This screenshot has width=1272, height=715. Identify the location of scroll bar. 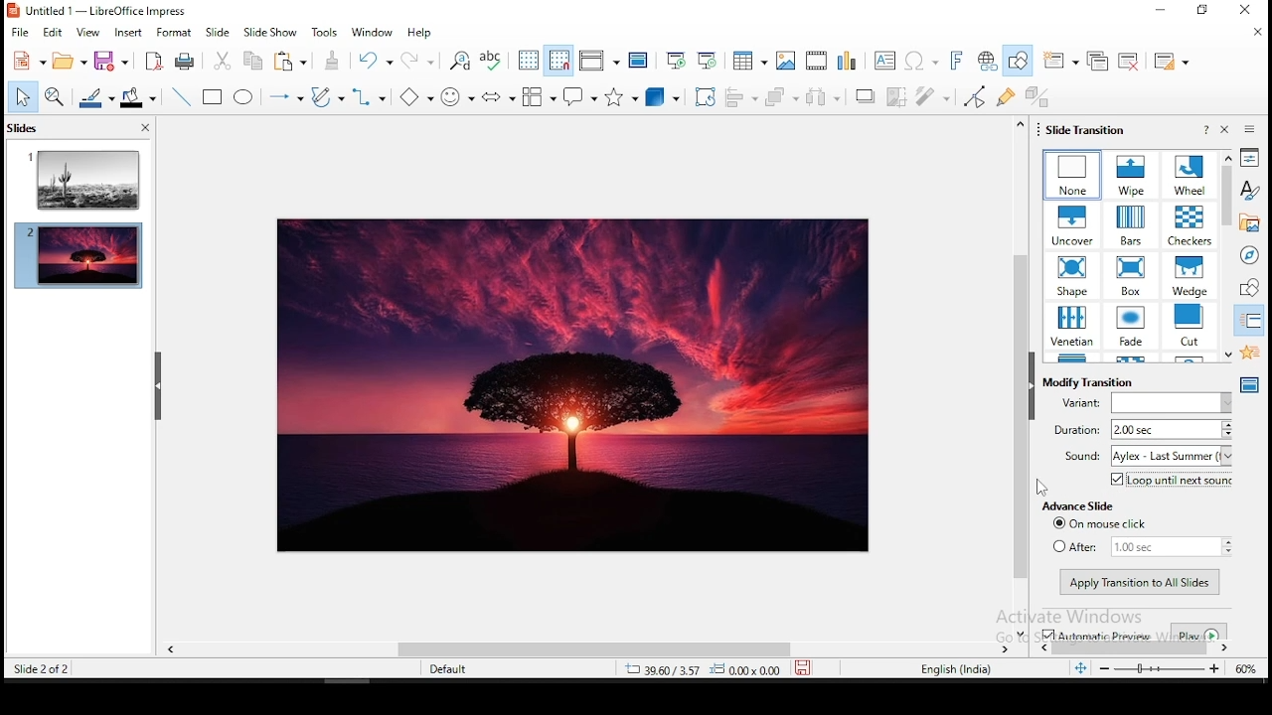
(585, 649).